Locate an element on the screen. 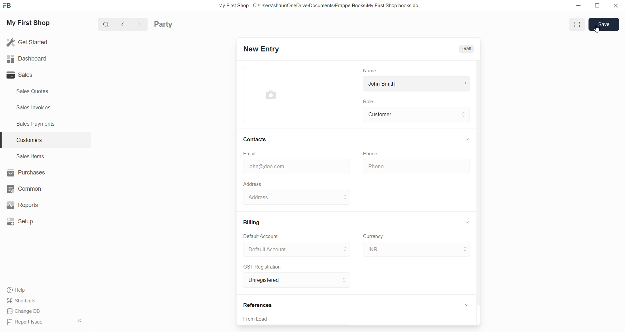  hide references is located at coordinates (467, 304).